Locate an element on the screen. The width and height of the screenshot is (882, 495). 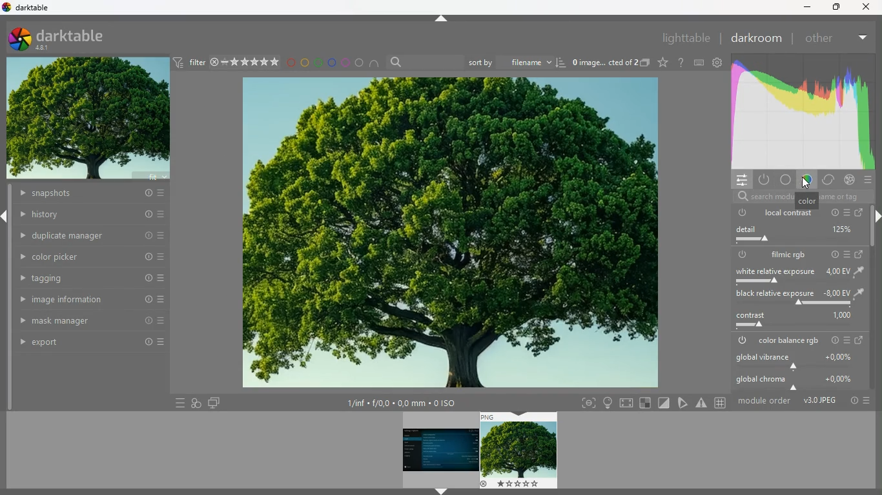
maximize is located at coordinates (834, 6).